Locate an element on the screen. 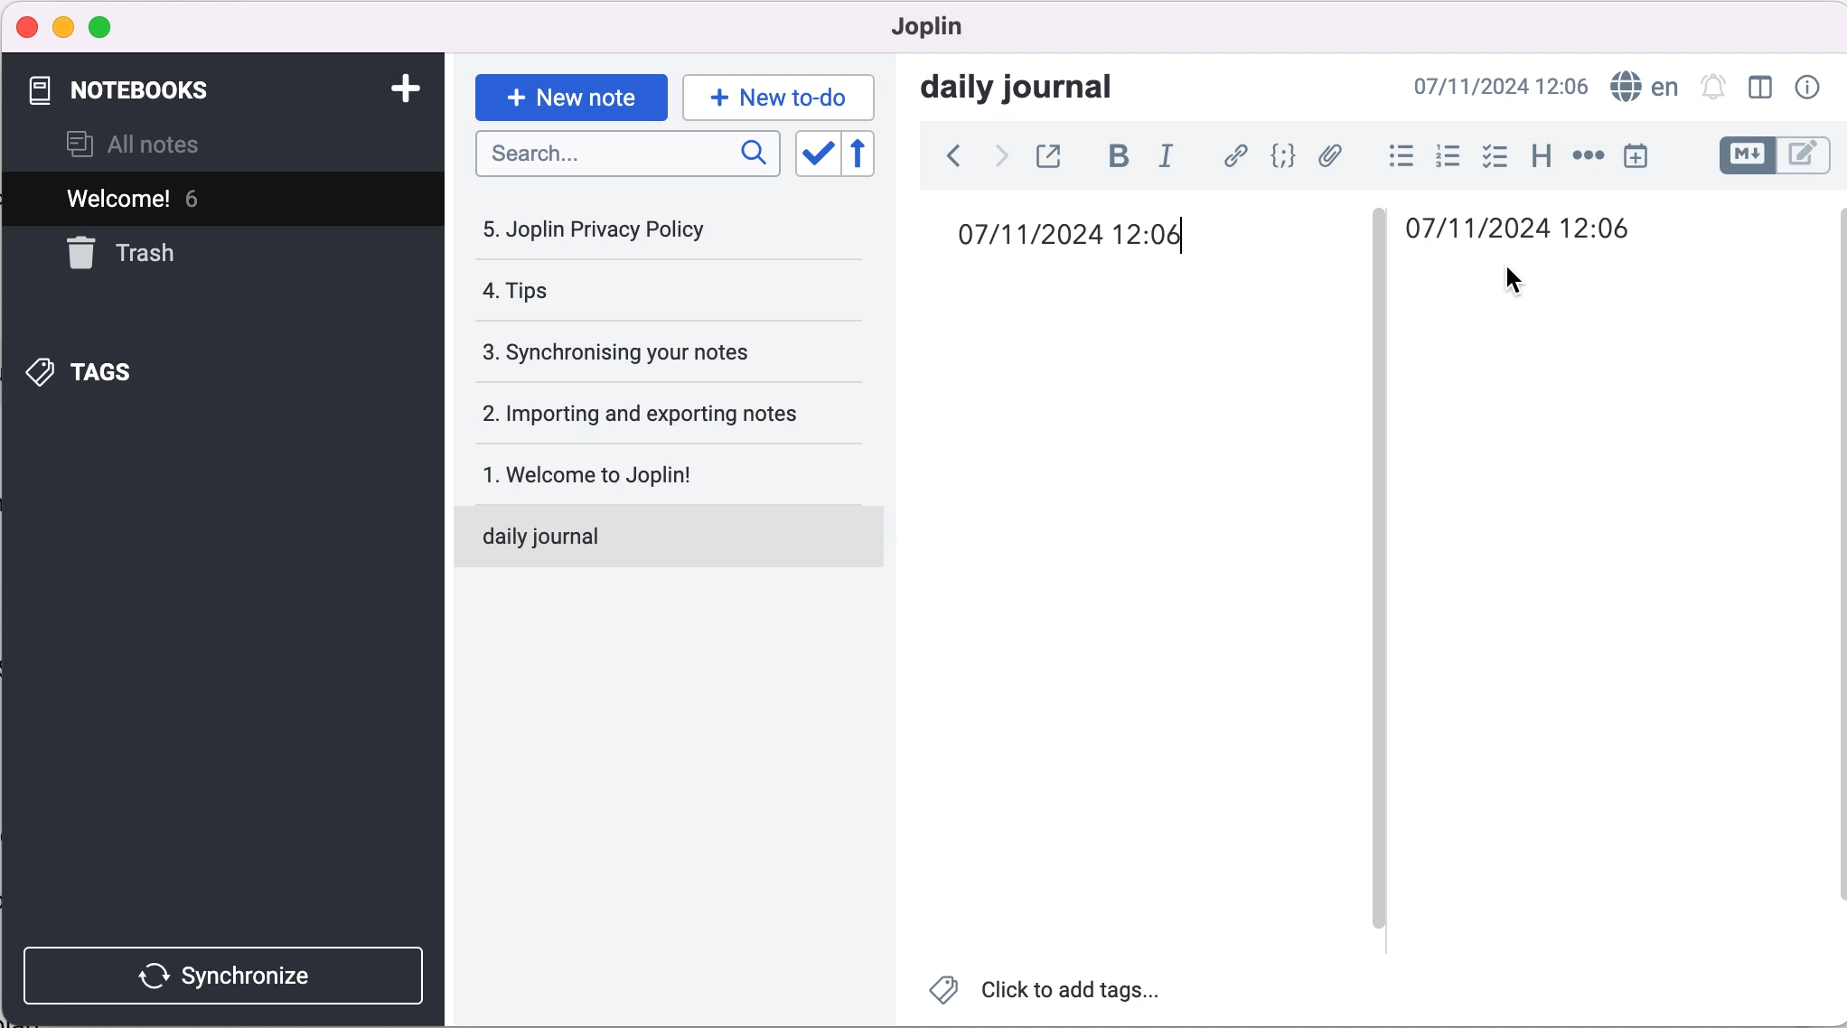  synchronising your notes is located at coordinates (643, 352).